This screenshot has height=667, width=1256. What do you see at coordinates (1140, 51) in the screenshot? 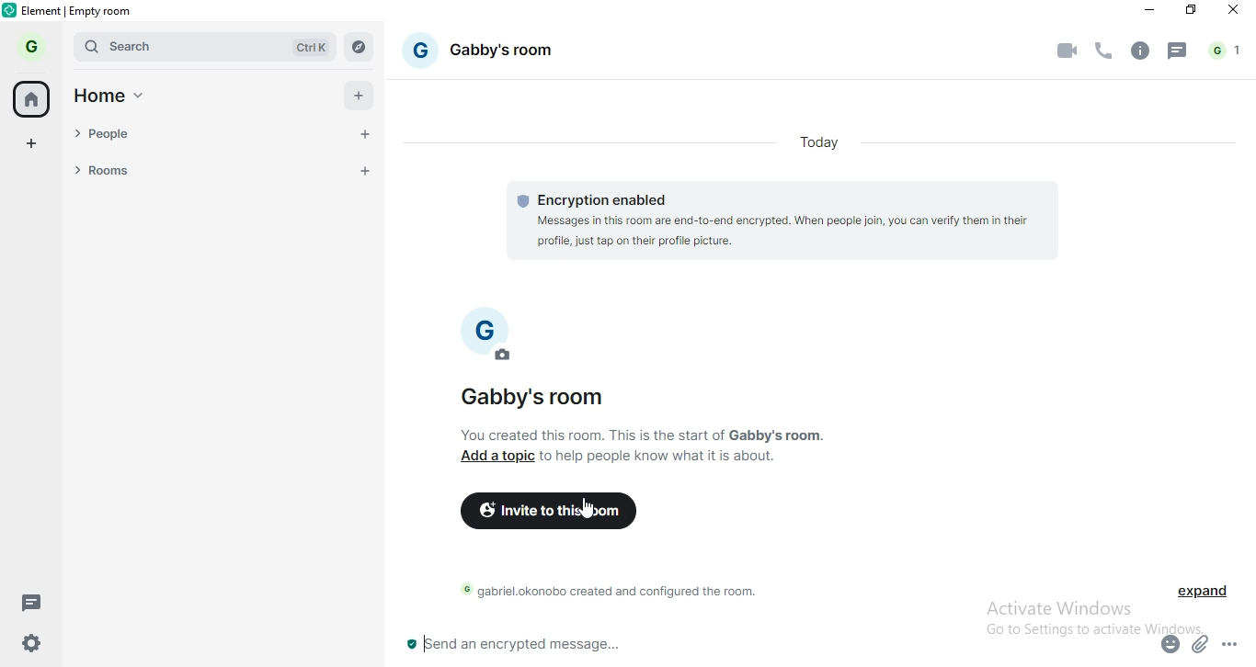
I see `info` at bounding box center [1140, 51].